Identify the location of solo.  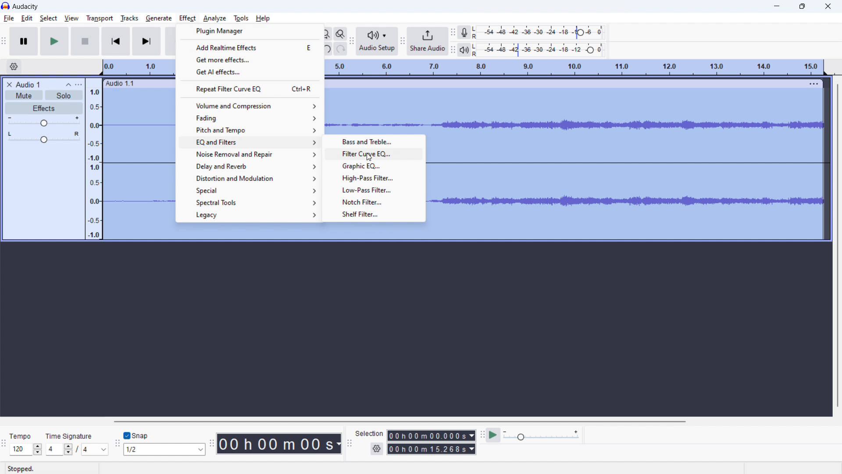
(64, 95).